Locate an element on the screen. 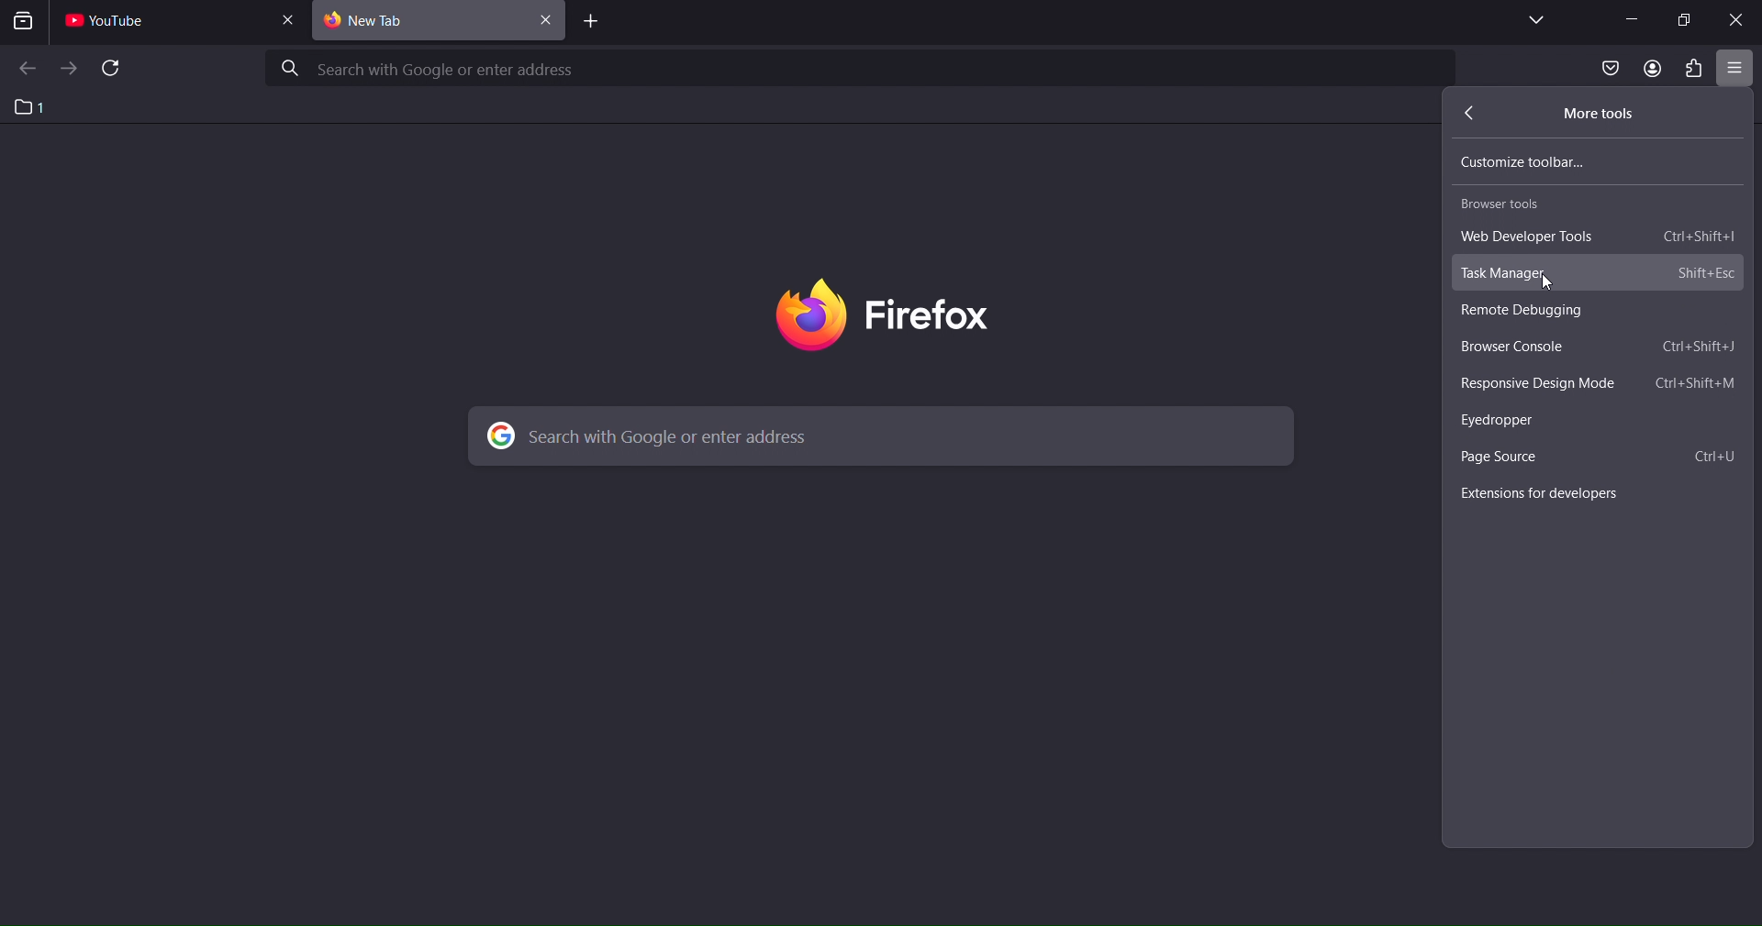  Ctrl+Shift+I is located at coordinates (1699, 237).